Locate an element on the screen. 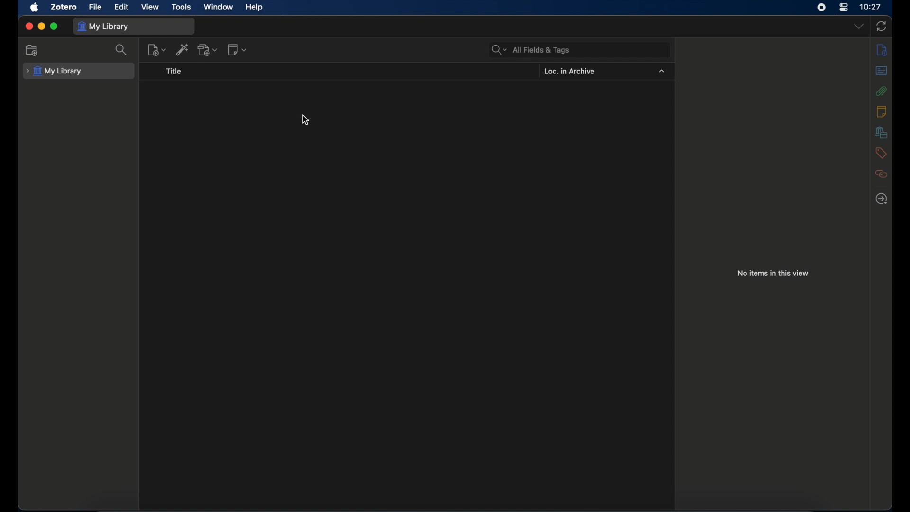 The image size is (910, 512). search is located at coordinates (122, 50).